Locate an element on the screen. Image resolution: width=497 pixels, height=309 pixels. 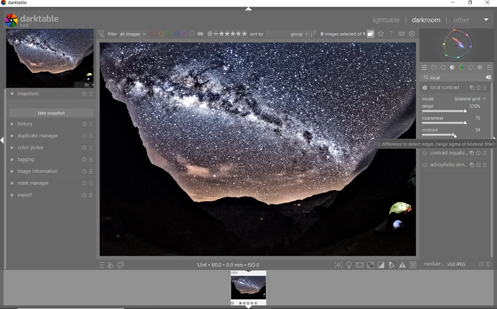
Presets and preferences is located at coordinates (92, 135).